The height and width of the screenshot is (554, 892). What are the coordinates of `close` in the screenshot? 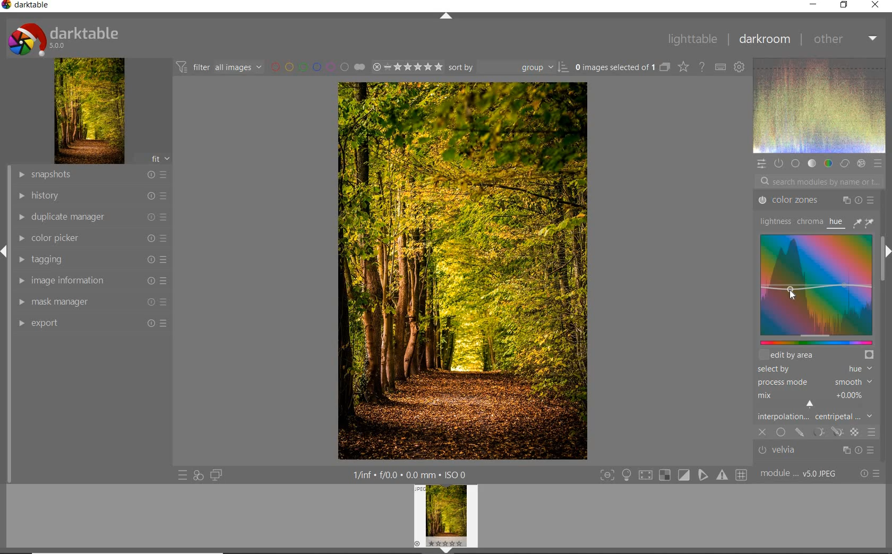 It's located at (763, 432).